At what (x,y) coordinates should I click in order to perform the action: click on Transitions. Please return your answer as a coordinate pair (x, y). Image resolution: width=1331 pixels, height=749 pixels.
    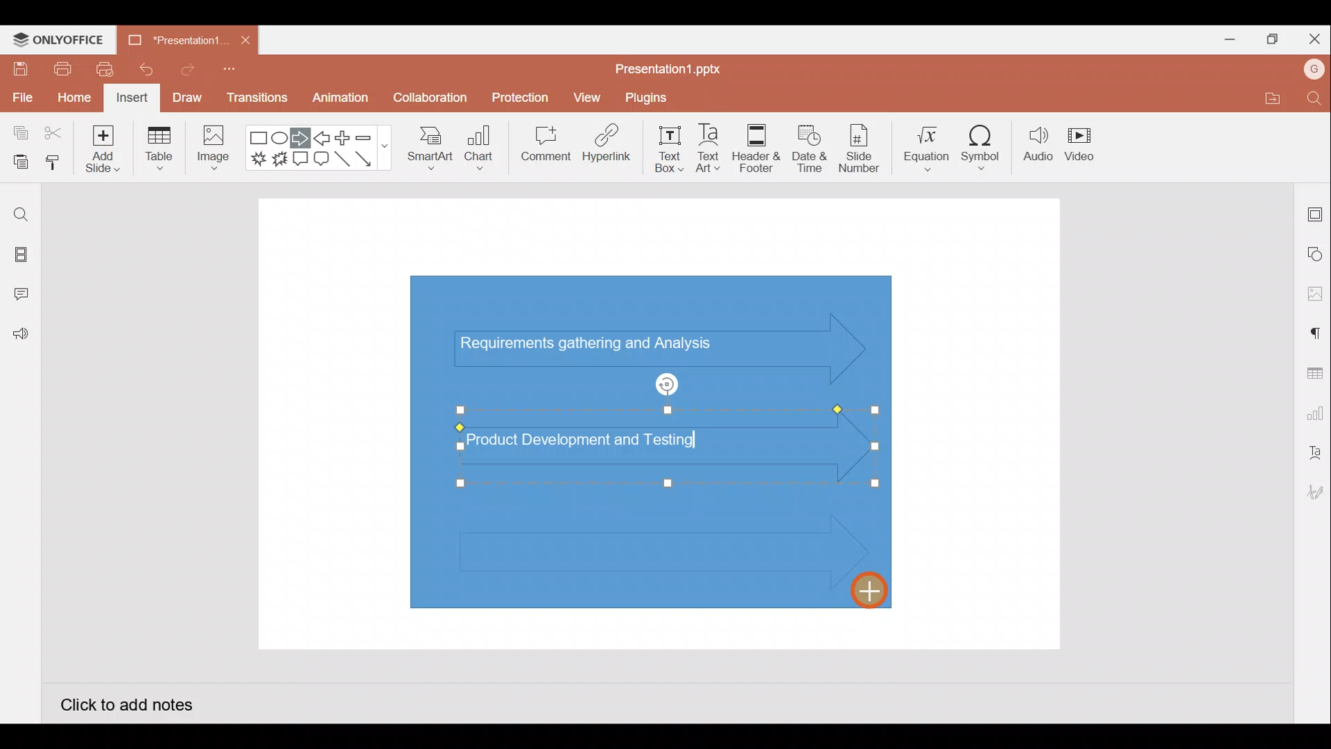
    Looking at the image, I should click on (258, 101).